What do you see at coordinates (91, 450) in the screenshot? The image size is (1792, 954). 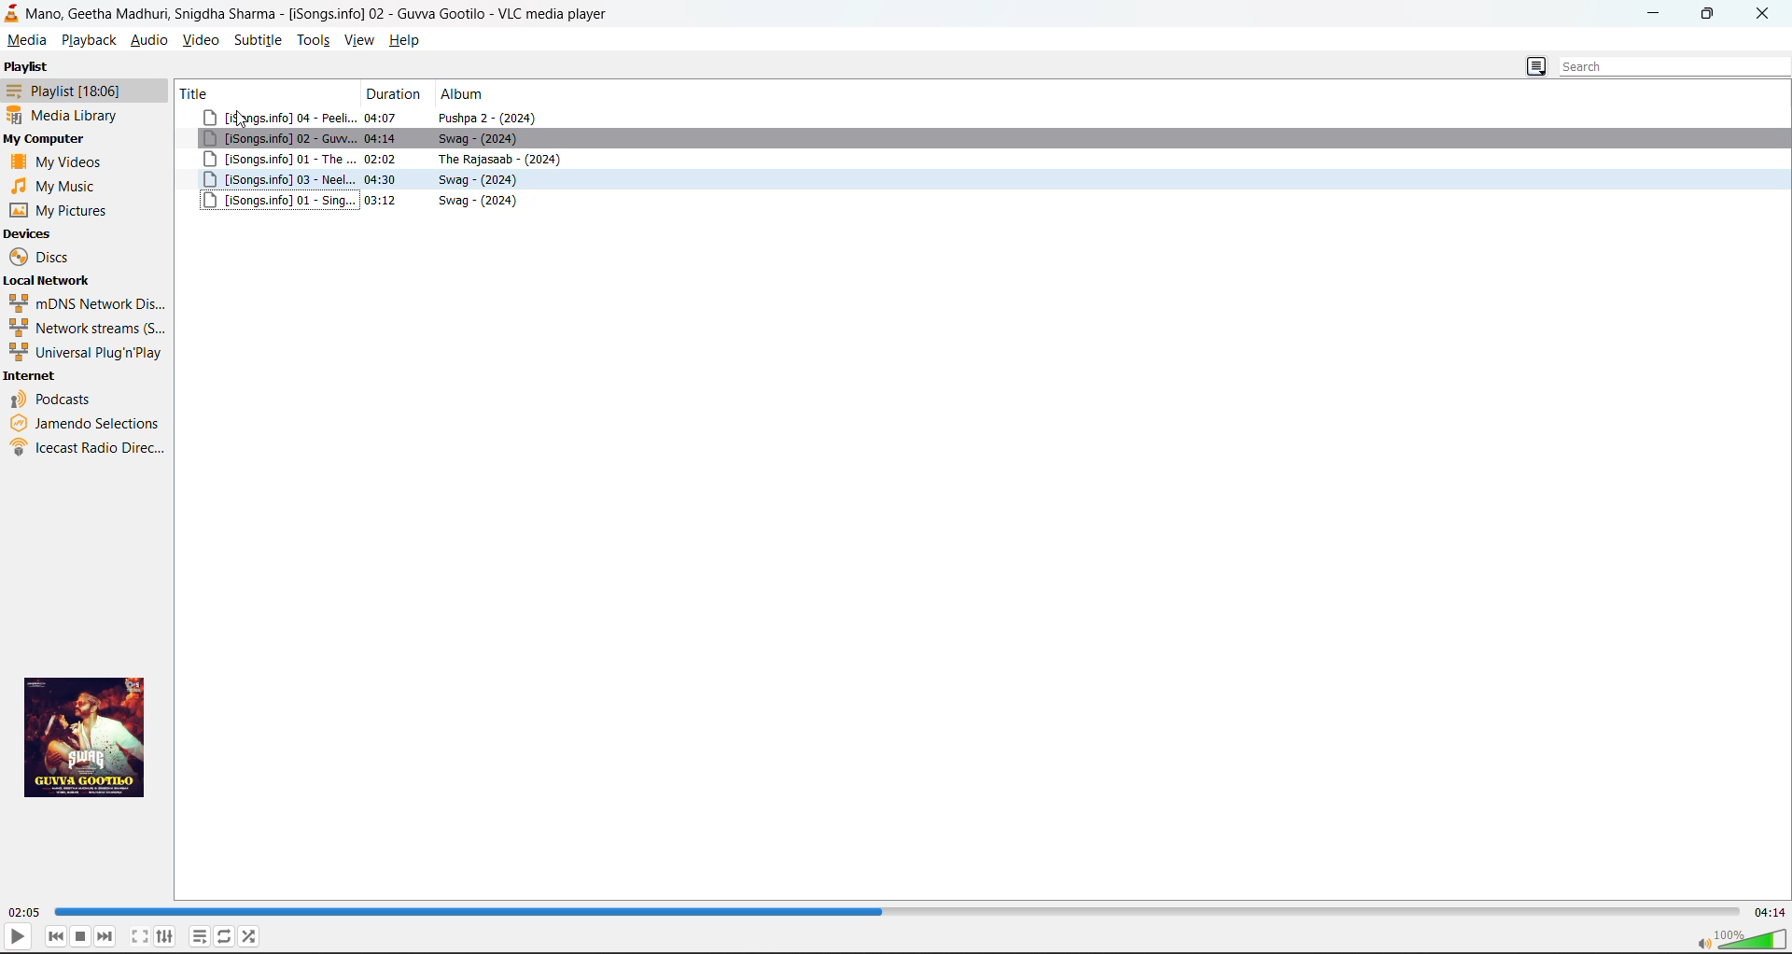 I see `icecast` at bounding box center [91, 450].